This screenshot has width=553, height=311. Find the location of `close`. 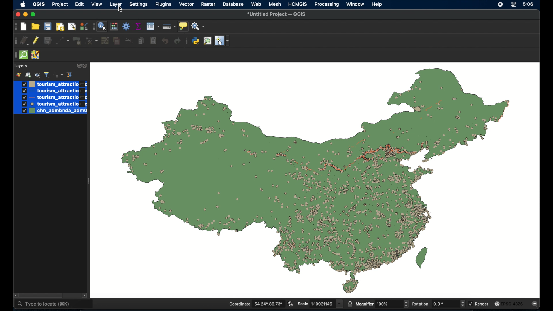

close is located at coordinates (17, 14).